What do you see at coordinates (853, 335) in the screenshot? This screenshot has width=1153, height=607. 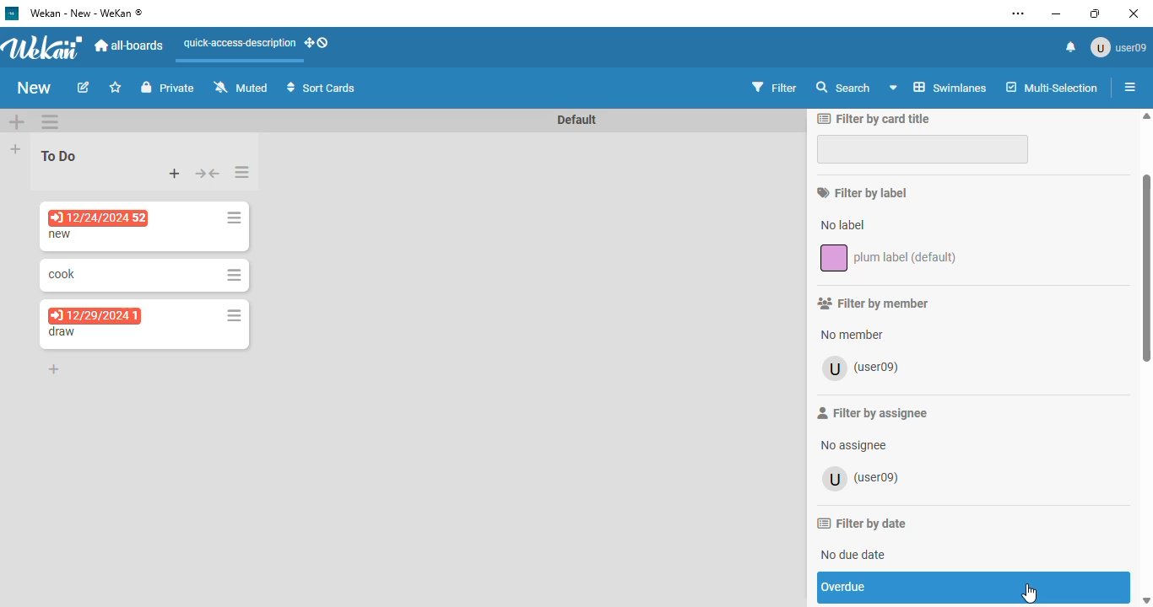 I see `no member` at bounding box center [853, 335].